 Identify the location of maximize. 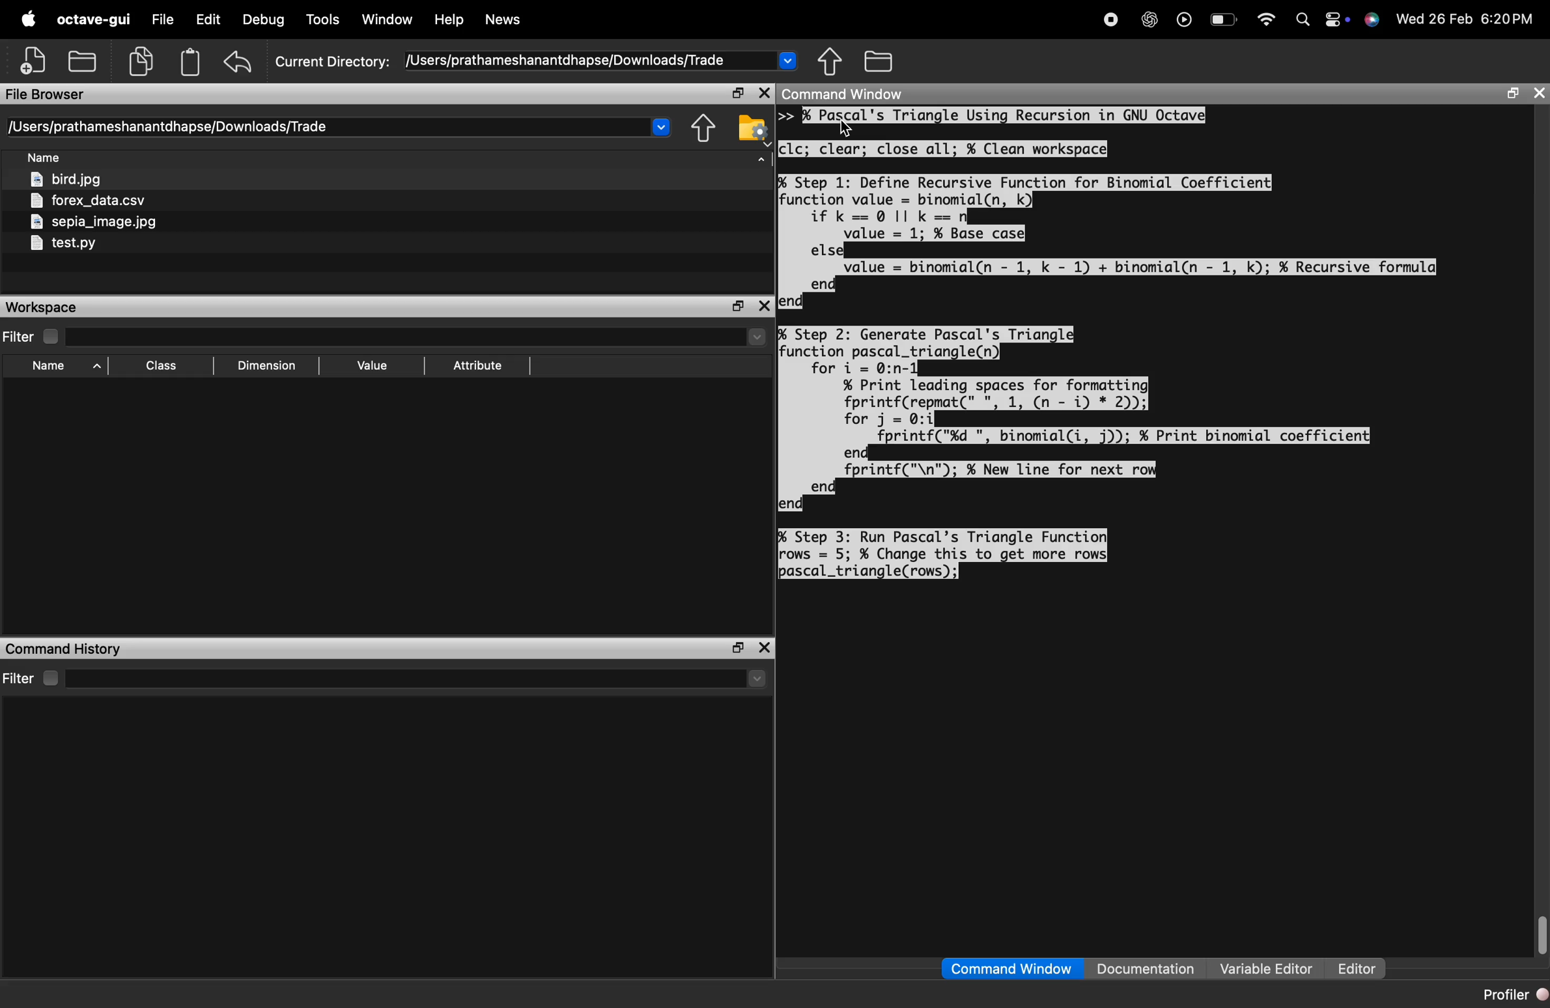
(737, 94).